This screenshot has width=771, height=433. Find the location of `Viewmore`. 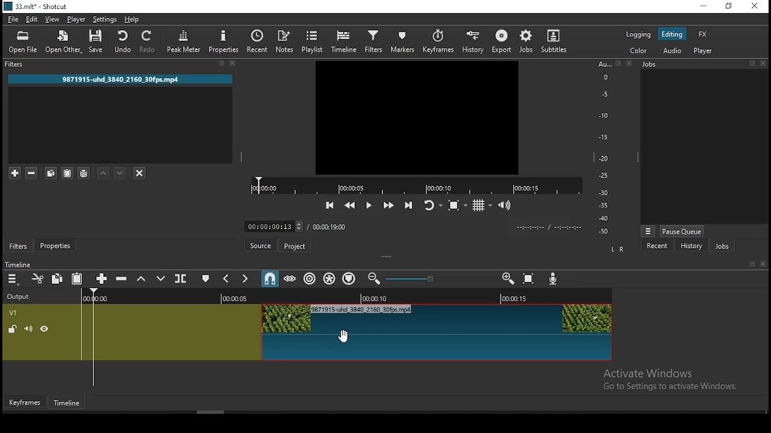

Viewmore is located at coordinates (649, 231).